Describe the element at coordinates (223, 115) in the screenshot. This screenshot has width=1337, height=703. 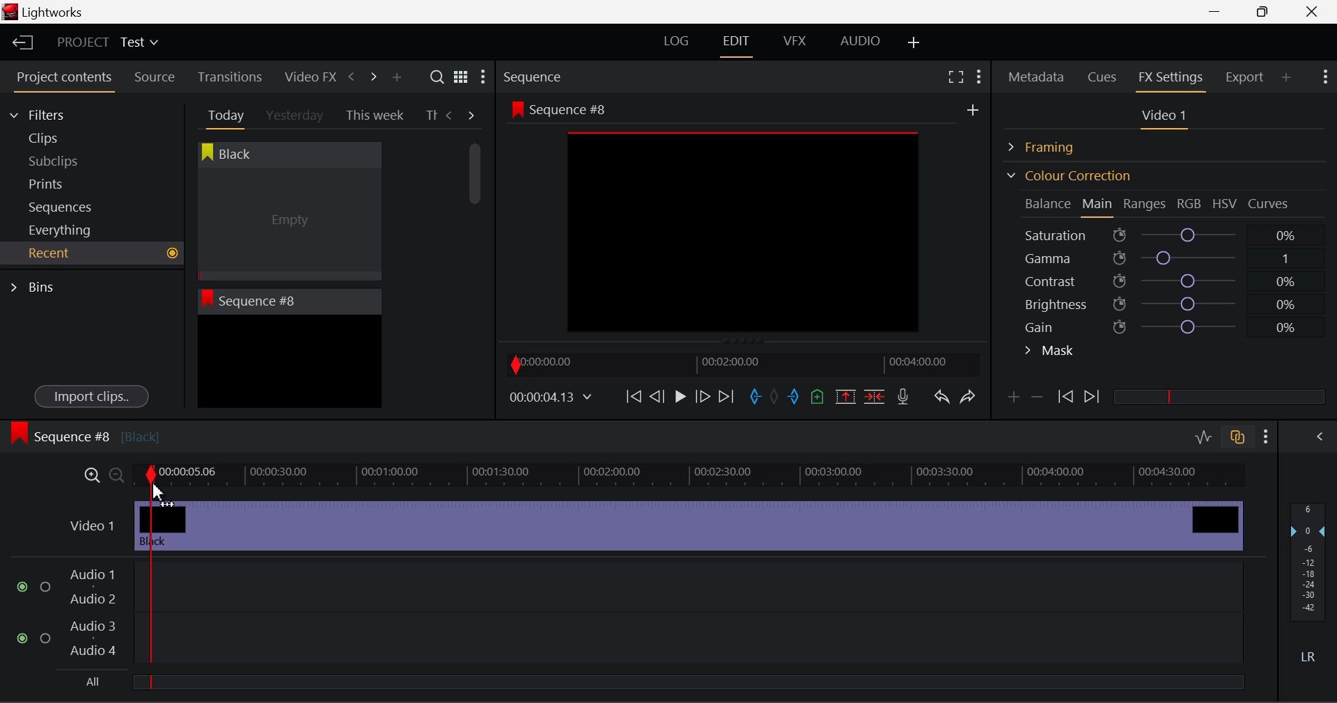
I see `Today Tab Open` at that location.